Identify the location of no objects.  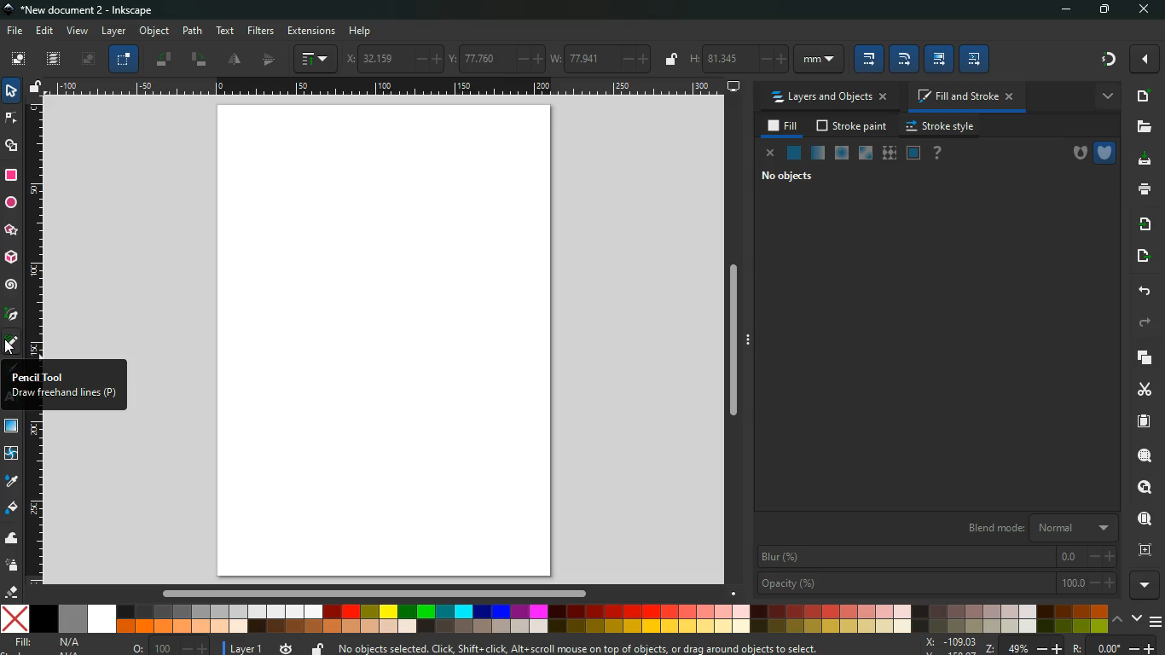
(803, 177).